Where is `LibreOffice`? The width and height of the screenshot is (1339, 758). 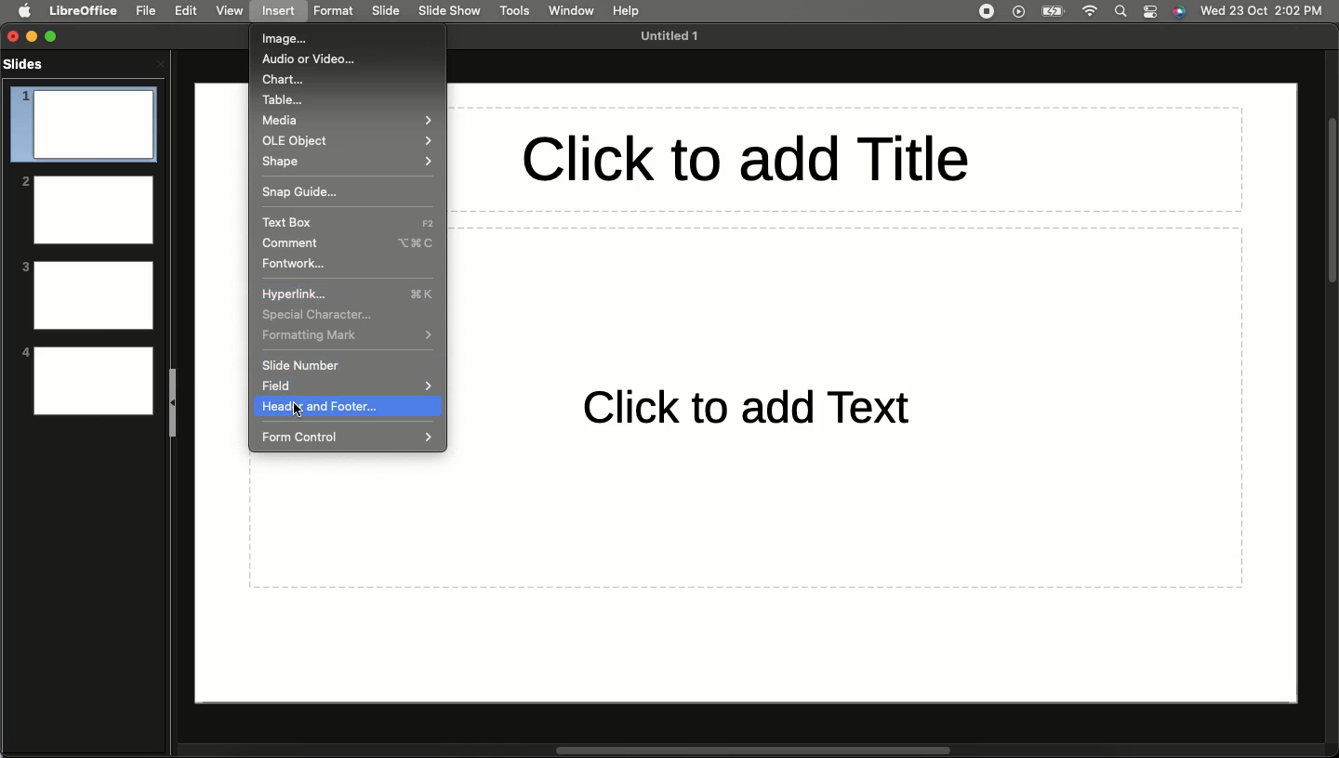 LibreOffice is located at coordinates (82, 10).